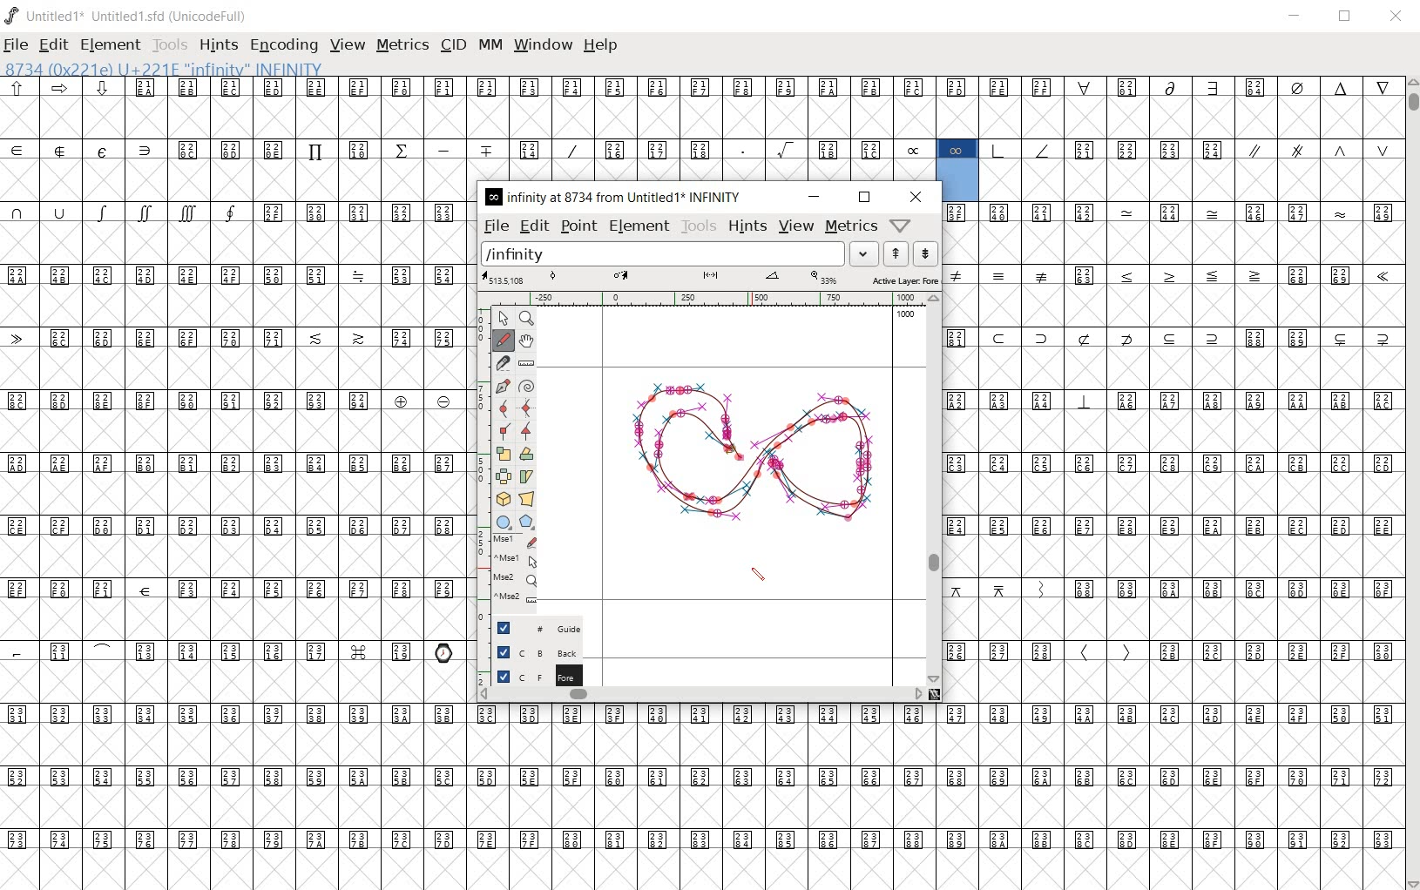  Describe the element at coordinates (504, 432) in the screenshot. I see `Add a corner point` at that location.